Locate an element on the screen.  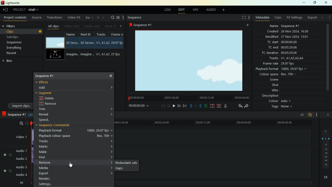
add is located at coordinates (247, 26).